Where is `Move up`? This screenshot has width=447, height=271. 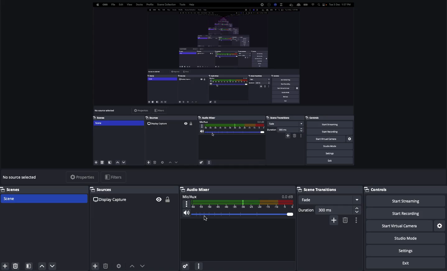 Move up is located at coordinates (132, 266).